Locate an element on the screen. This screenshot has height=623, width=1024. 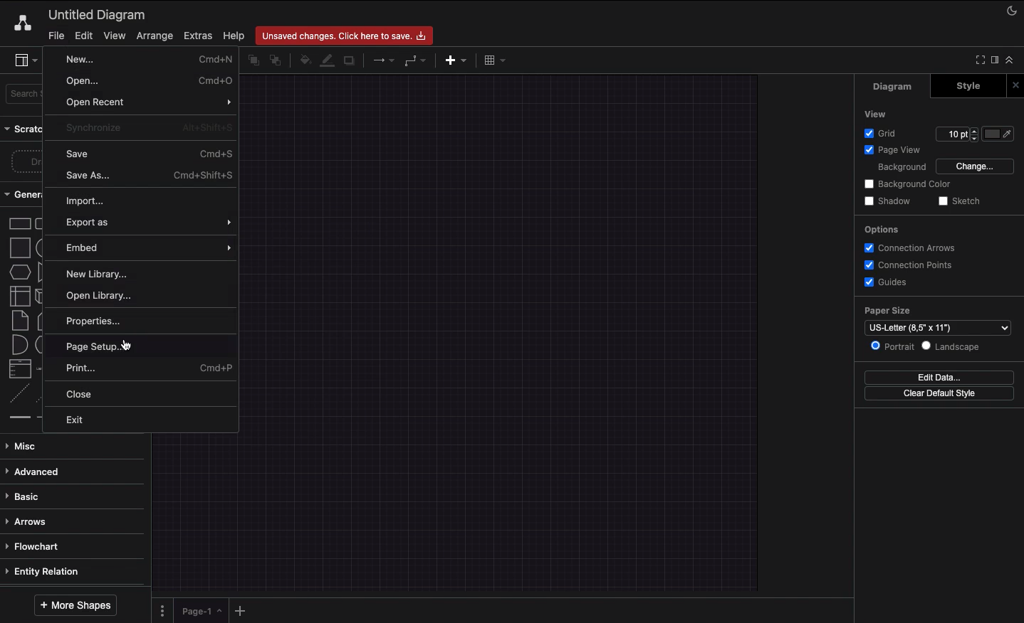
Arrange is located at coordinates (155, 36).